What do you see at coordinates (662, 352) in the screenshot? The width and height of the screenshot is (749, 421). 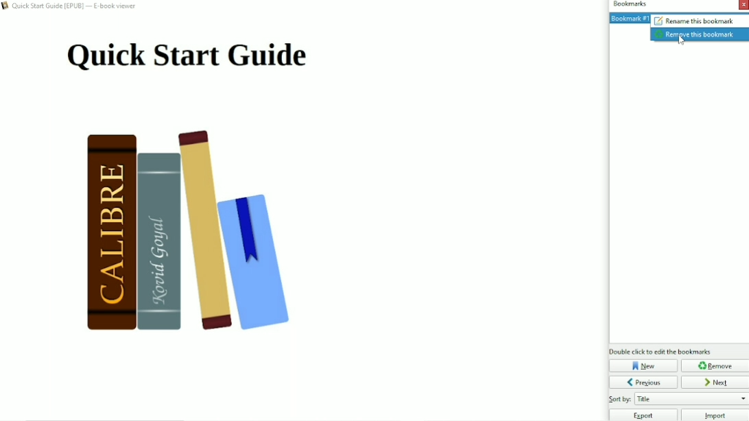 I see `Double click to edit bookmarks.` at bounding box center [662, 352].